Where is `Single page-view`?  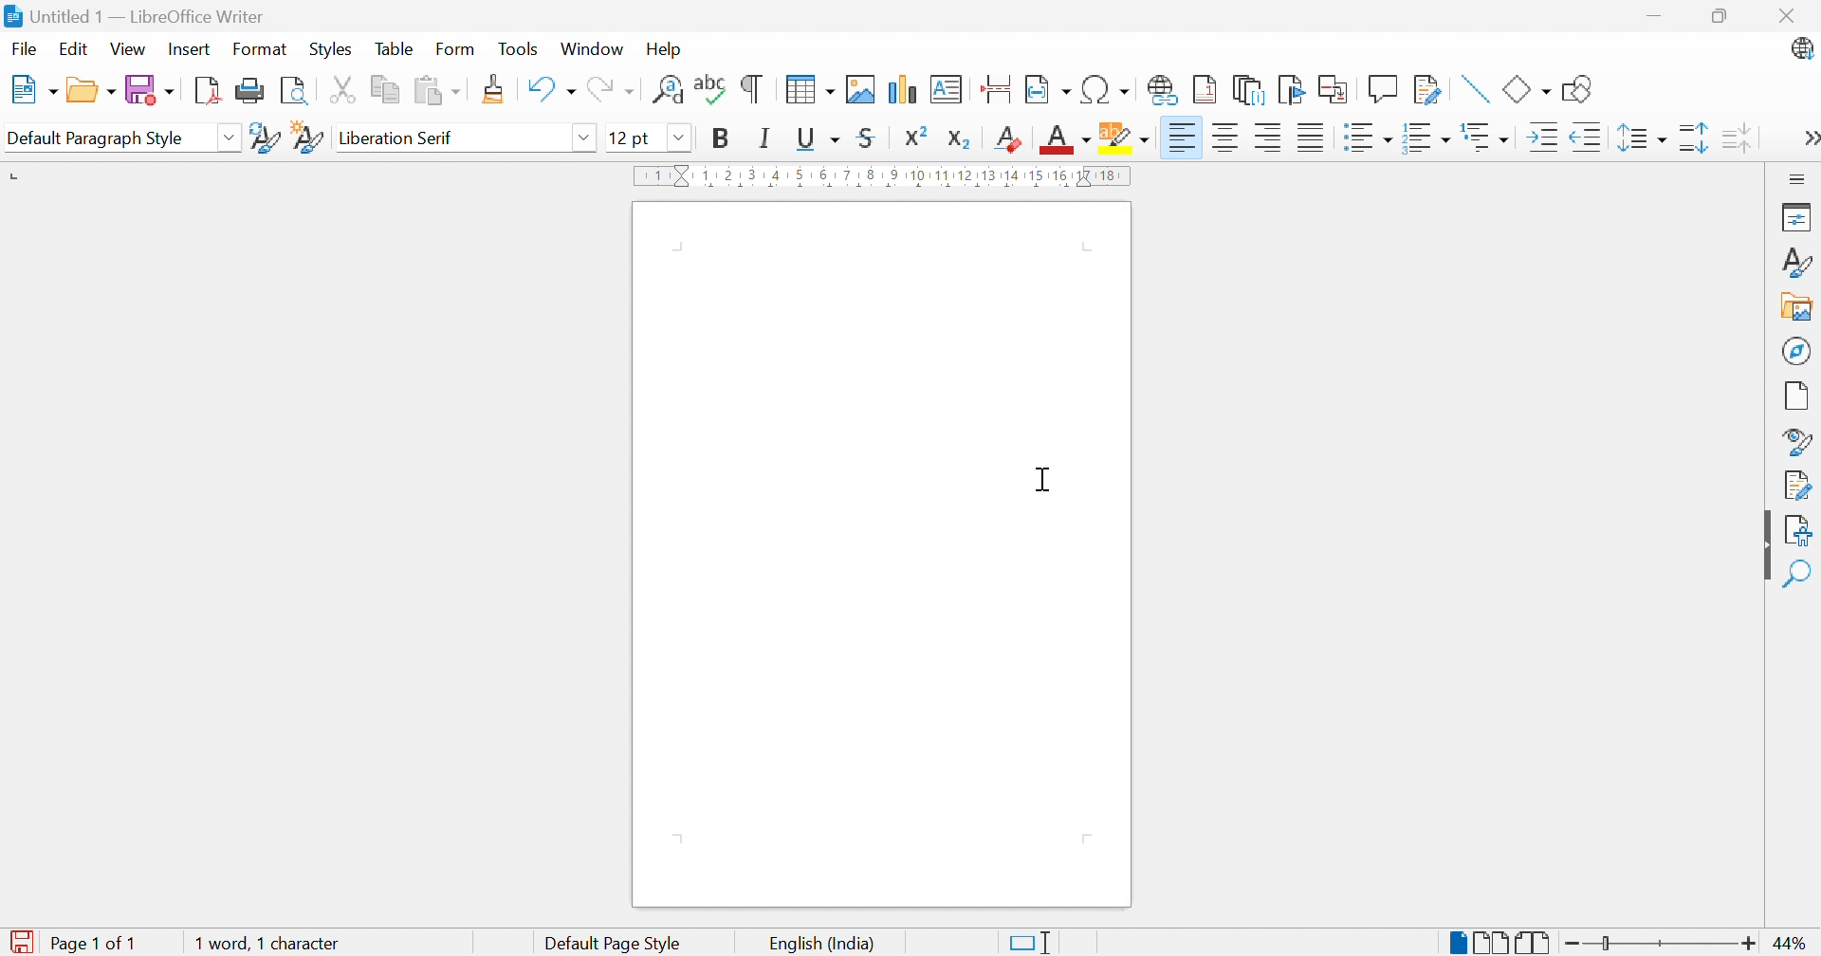 Single page-view is located at coordinates (1456, 944).